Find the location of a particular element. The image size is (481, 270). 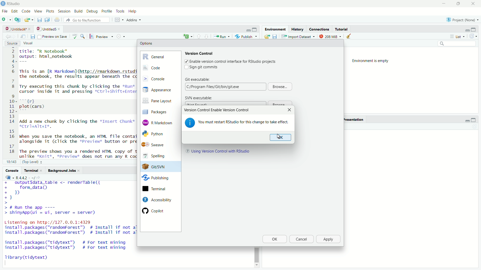

scrollbar down is located at coordinates (256, 266).